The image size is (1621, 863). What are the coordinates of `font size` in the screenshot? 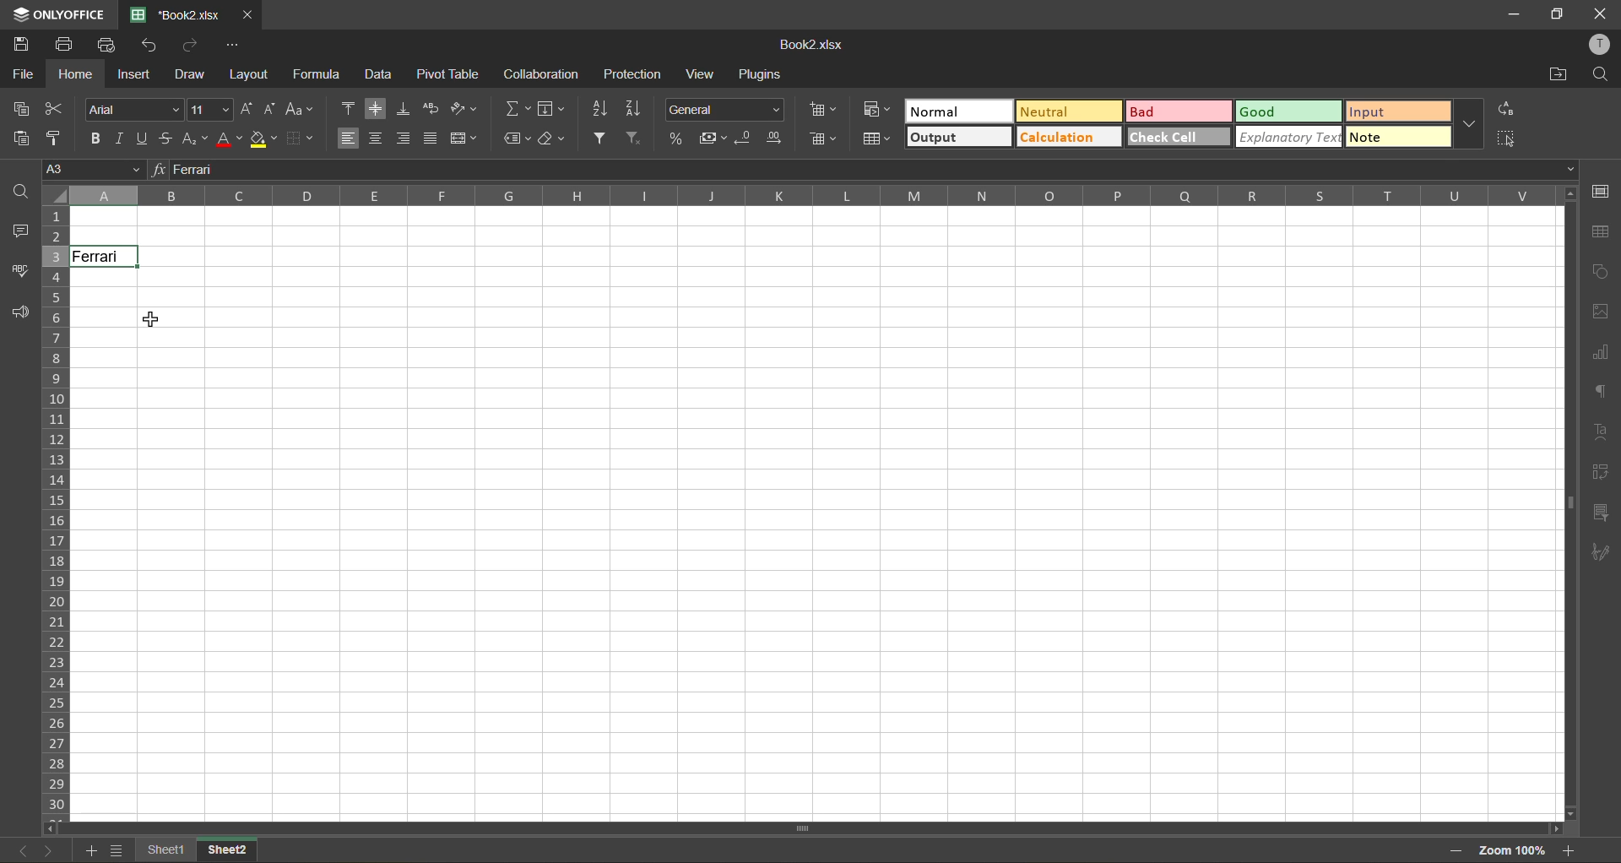 It's located at (212, 110).